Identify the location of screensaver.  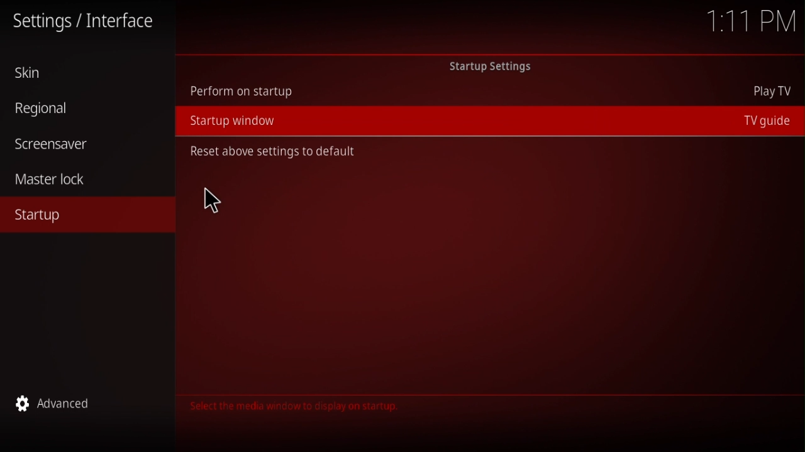
(50, 141).